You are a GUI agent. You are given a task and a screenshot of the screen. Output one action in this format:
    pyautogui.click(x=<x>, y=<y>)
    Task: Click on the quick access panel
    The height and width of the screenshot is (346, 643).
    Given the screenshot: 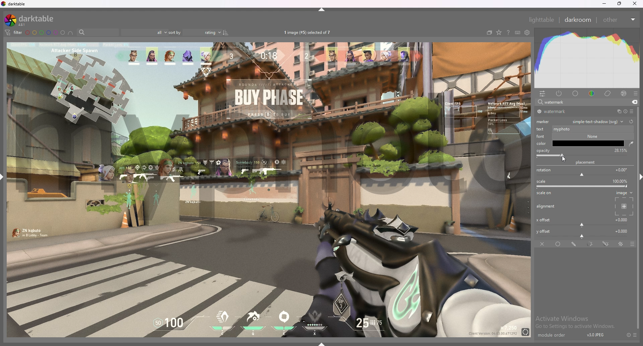 What is the action you would take?
    pyautogui.click(x=543, y=94)
    